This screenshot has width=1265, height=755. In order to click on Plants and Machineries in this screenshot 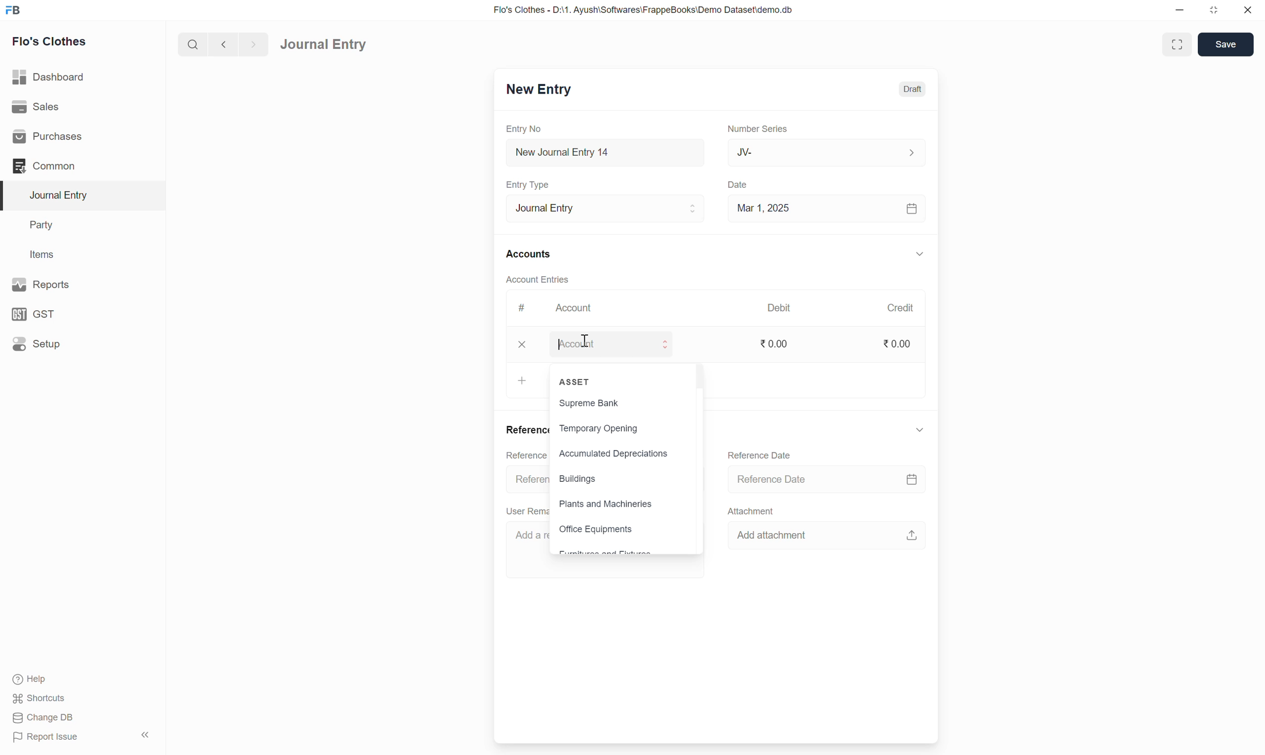, I will do `click(607, 504)`.